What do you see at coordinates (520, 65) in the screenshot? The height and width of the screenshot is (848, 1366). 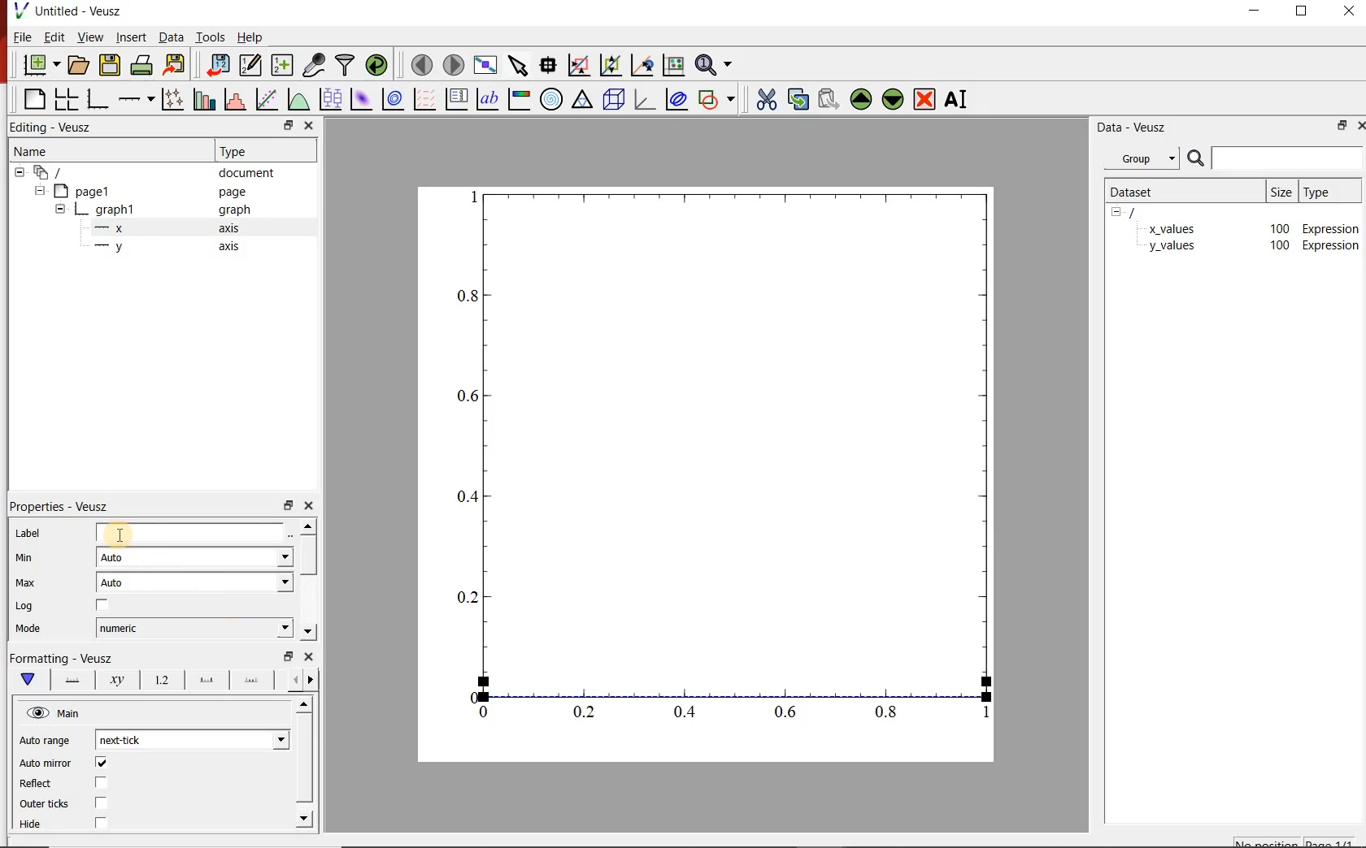 I see `select items from the graph` at bounding box center [520, 65].